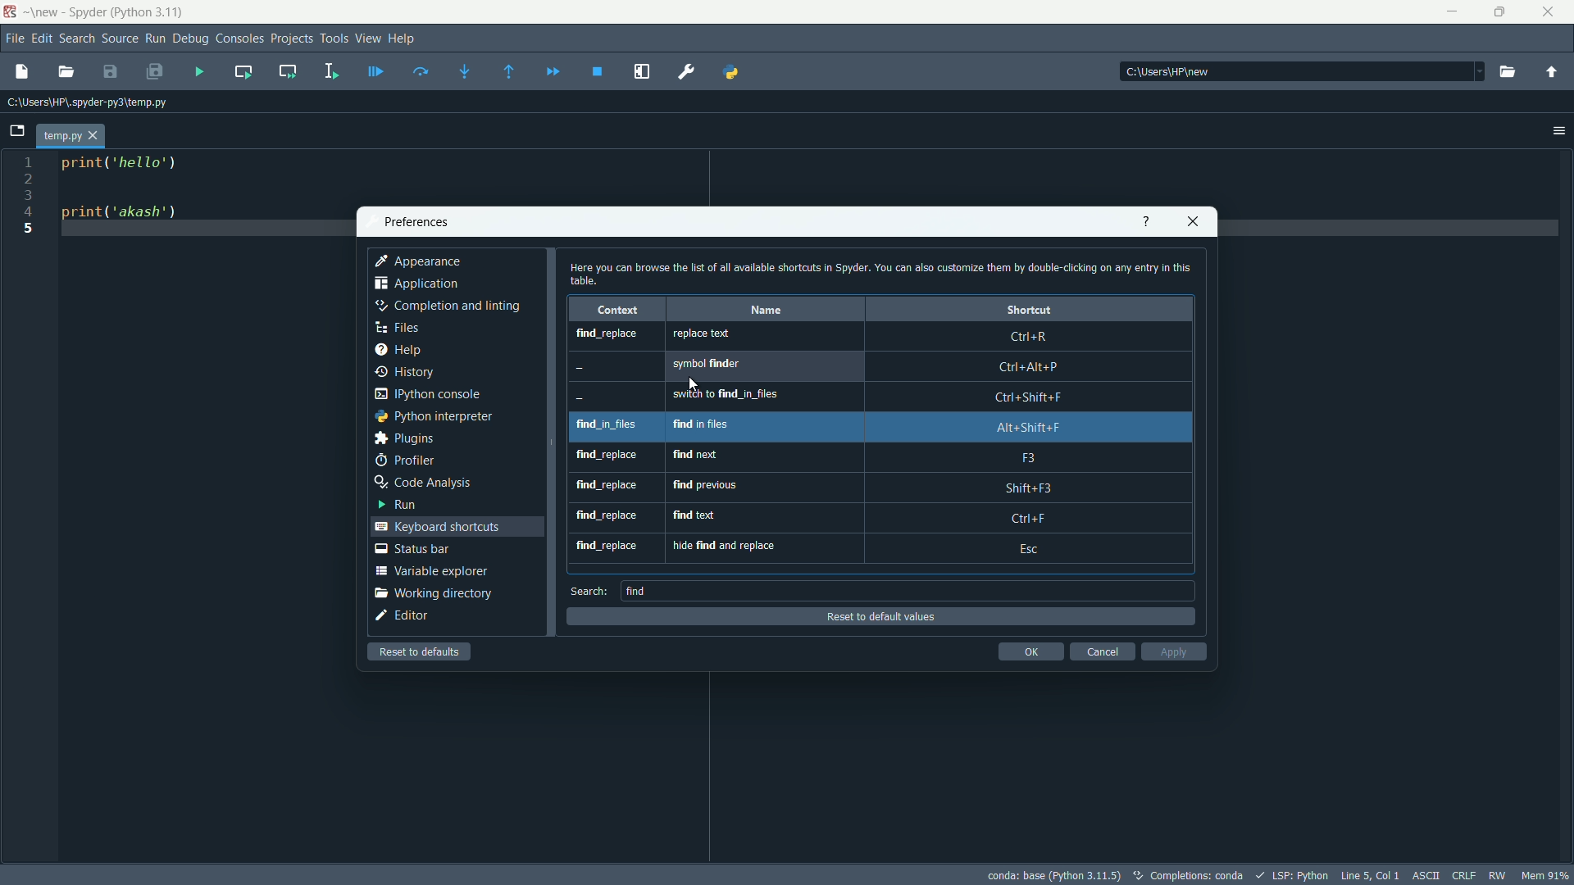  Describe the element at coordinates (420, 284) in the screenshot. I see `application` at that location.